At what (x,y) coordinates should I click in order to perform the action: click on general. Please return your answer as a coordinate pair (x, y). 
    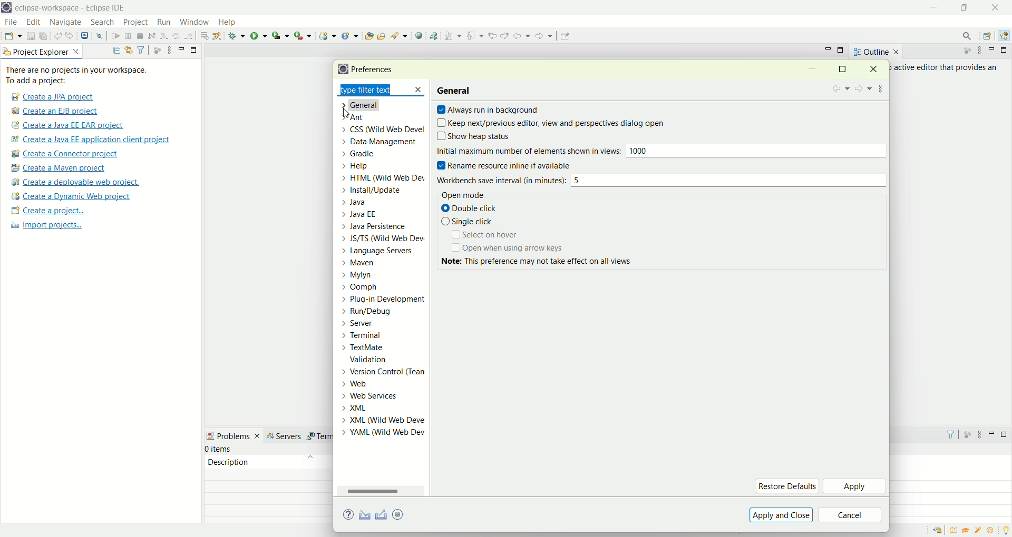
    Looking at the image, I should click on (374, 105).